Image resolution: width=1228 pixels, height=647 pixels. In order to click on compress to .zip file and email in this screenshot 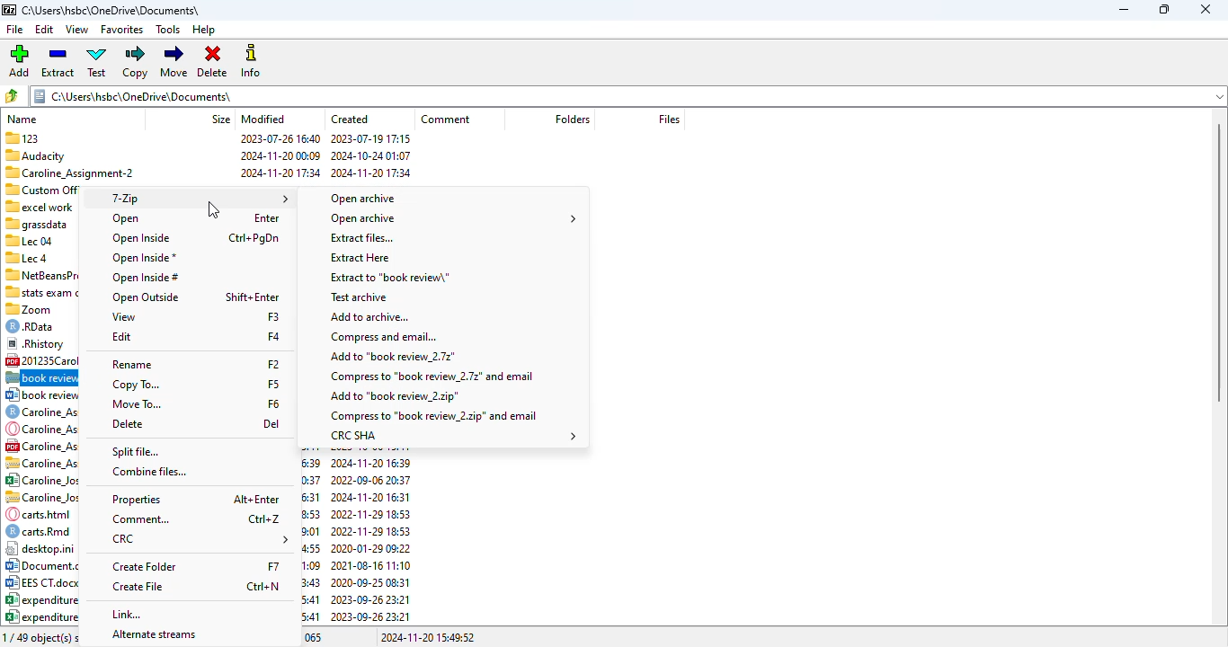, I will do `click(433, 416)`.